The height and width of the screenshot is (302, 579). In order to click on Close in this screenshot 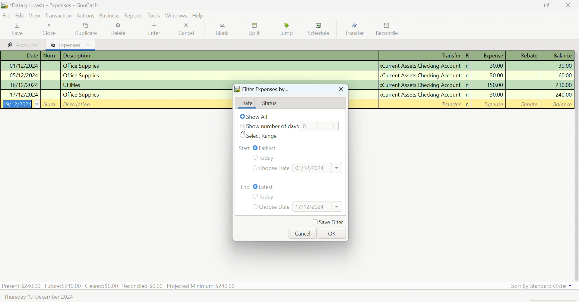, I will do `click(51, 29)`.